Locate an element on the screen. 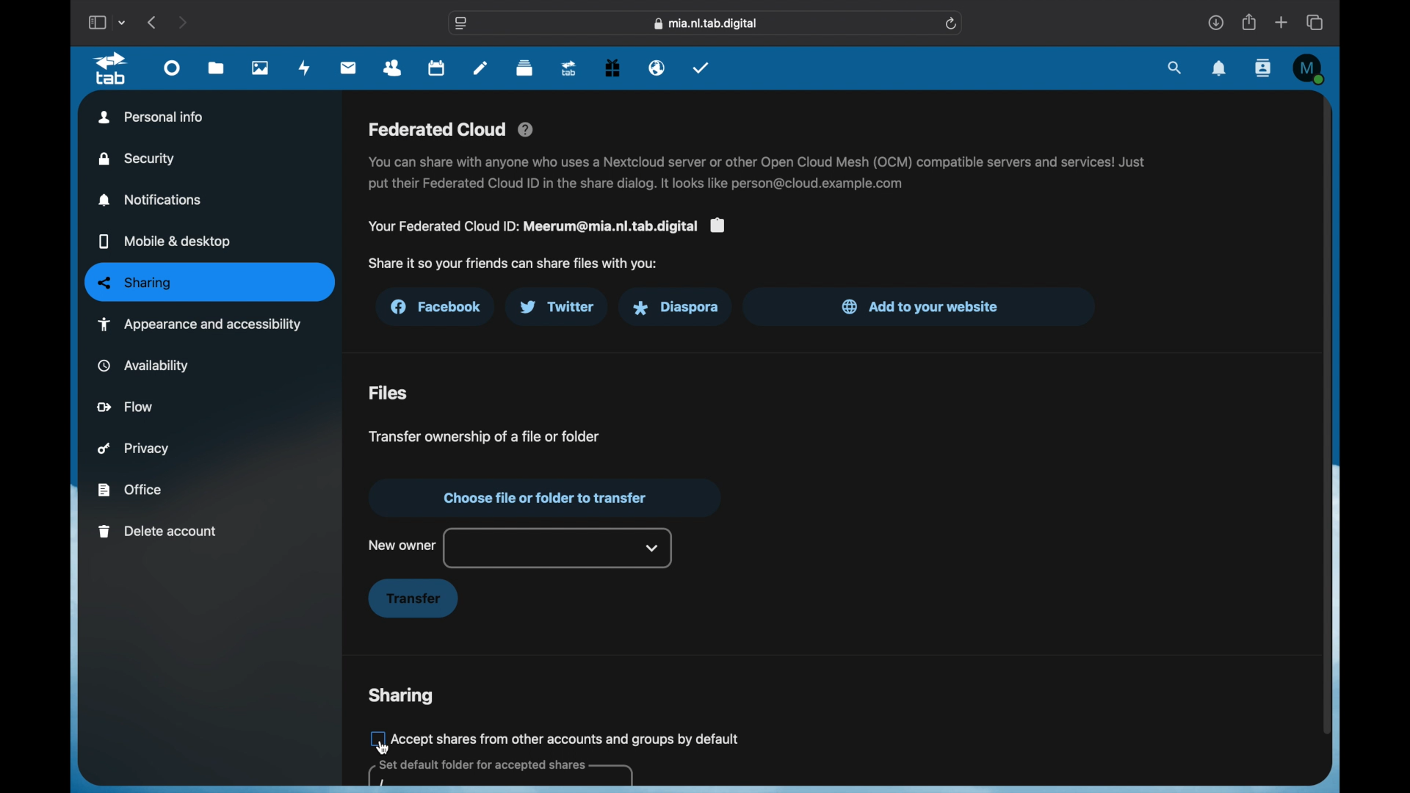 This screenshot has height=793, width=1410. dropdown is located at coordinates (653, 548).